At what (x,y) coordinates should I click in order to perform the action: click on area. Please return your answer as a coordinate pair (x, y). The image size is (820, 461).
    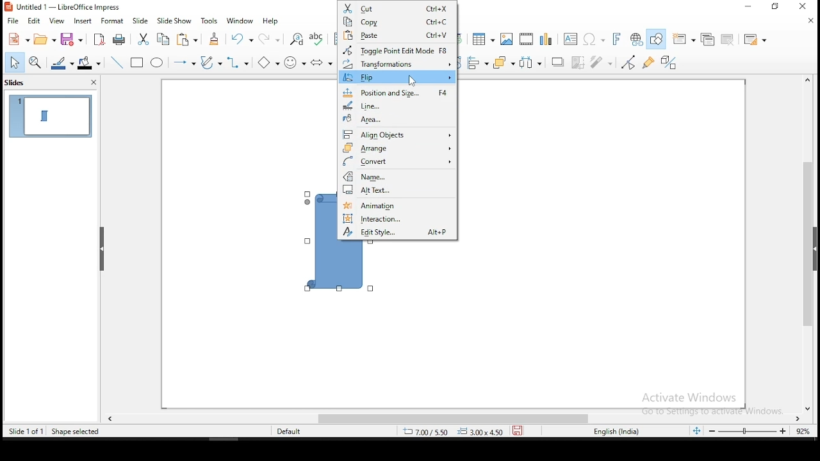
    Looking at the image, I should click on (394, 120).